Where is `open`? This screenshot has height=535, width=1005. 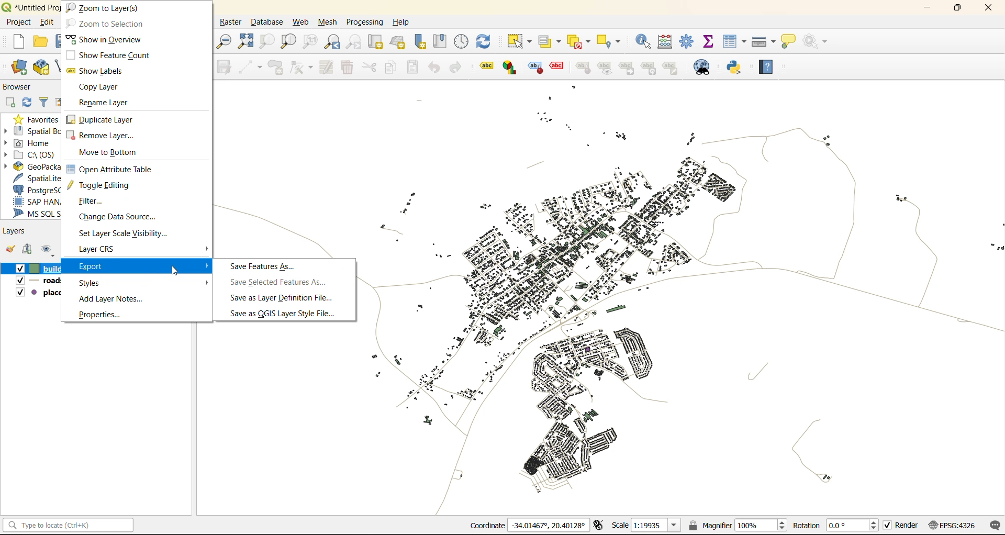
open is located at coordinates (39, 41).